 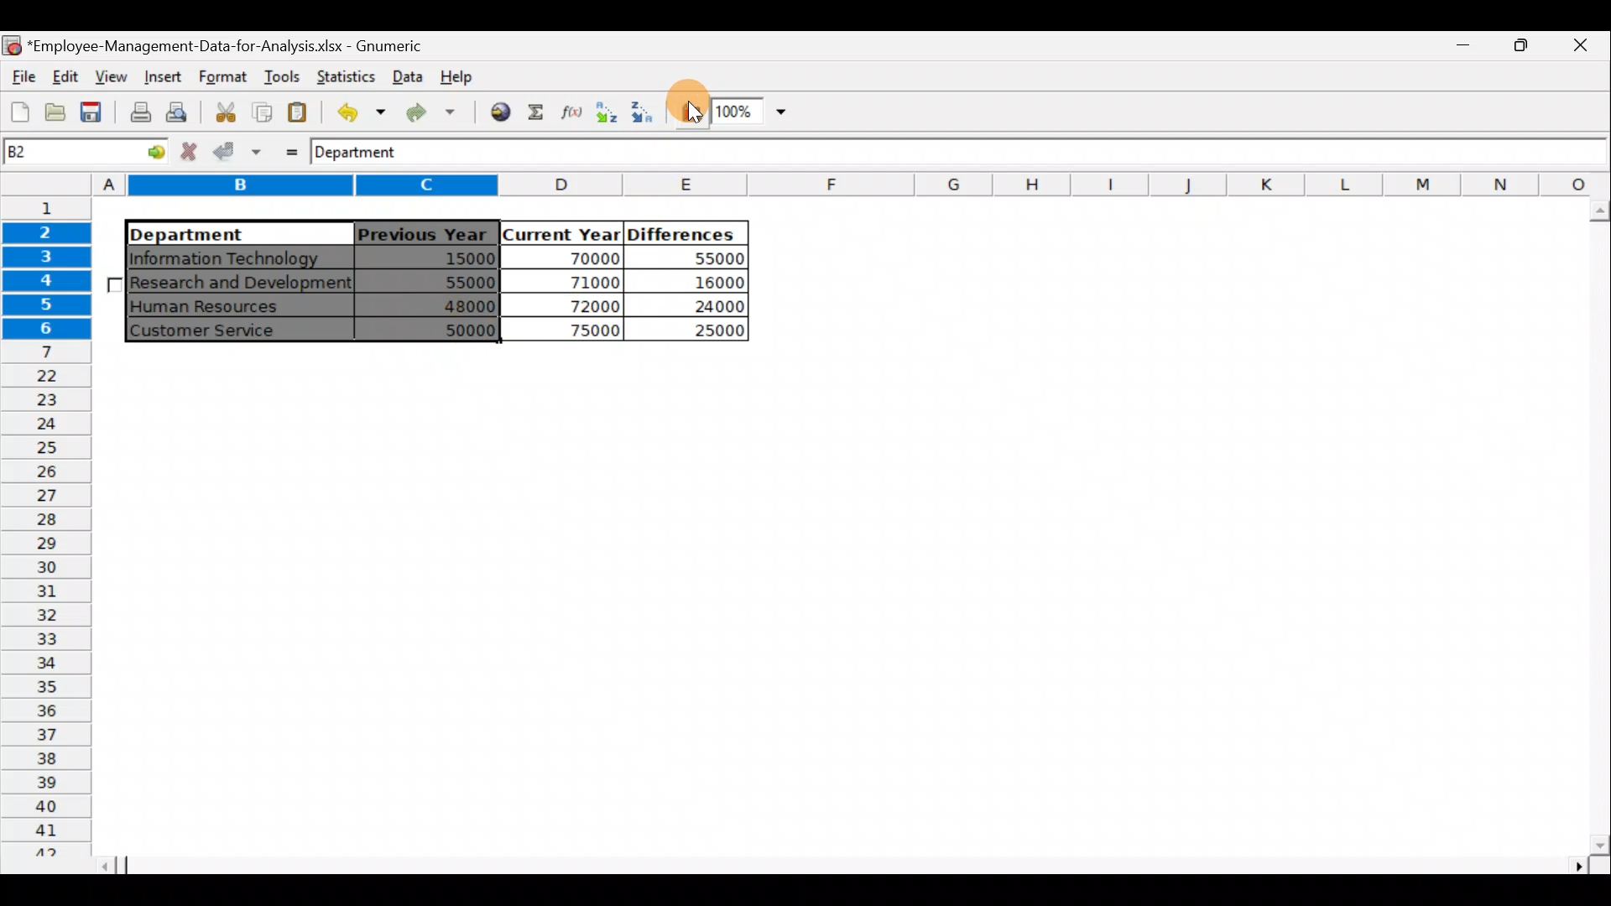 What do you see at coordinates (1522, 51) in the screenshot?
I see `Minimize` at bounding box center [1522, 51].